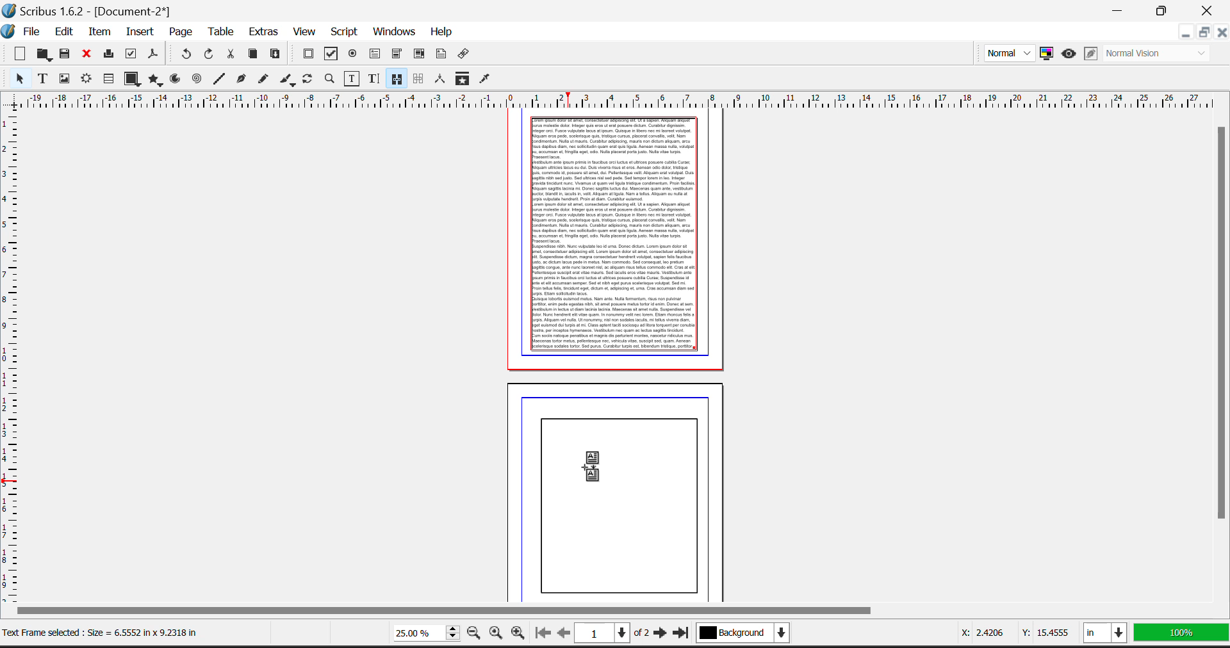 The width and height of the screenshot is (1230, 648). Describe the element at coordinates (222, 33) in the screenshot. I see `Table` at that location.